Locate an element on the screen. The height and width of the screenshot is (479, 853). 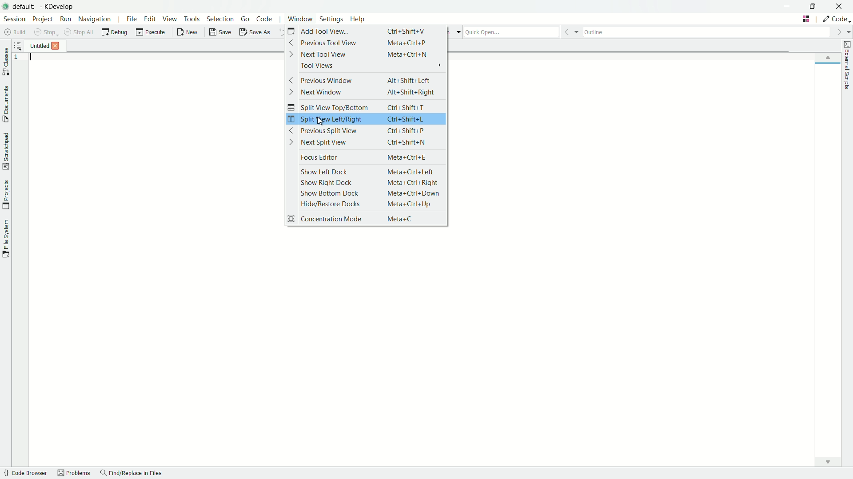
debug is located at coordinates (114, 32).